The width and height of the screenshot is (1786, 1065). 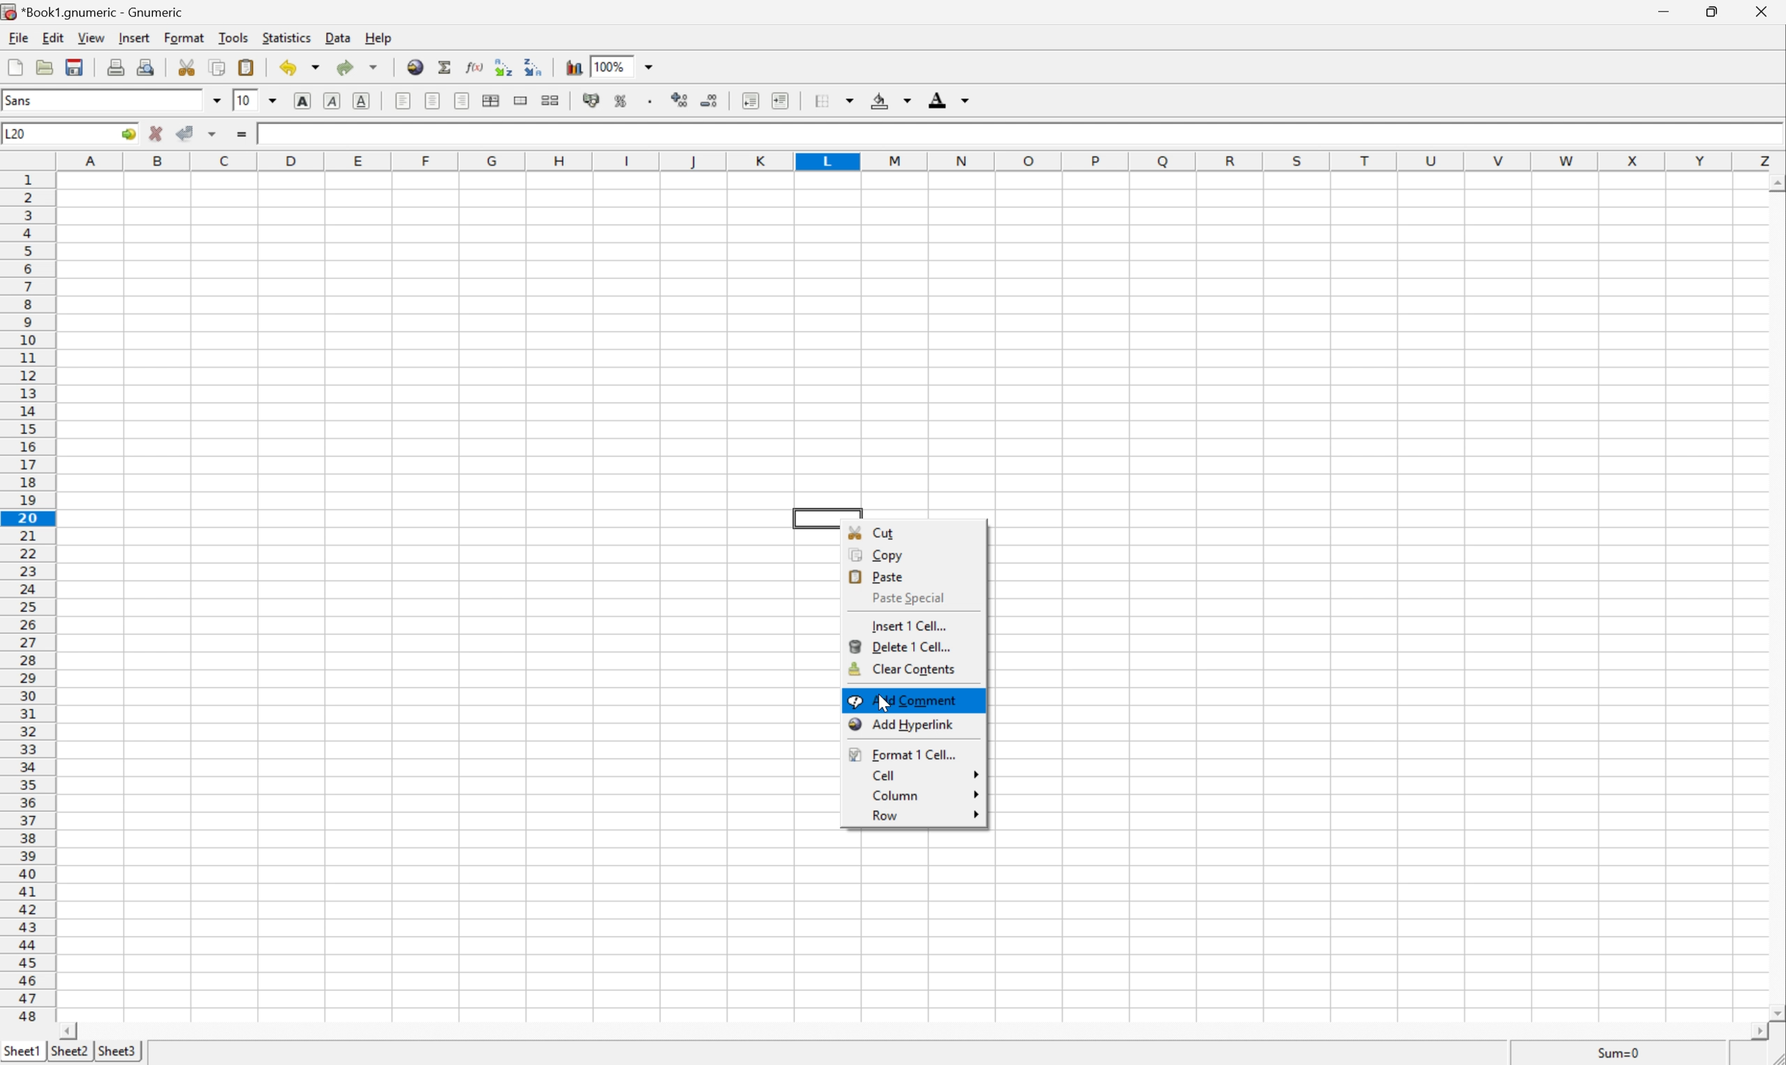 What do you see at coordinates (474, 66) in the screenshot?
I see `Edit function in current cell` at bounding box center [474, 66].